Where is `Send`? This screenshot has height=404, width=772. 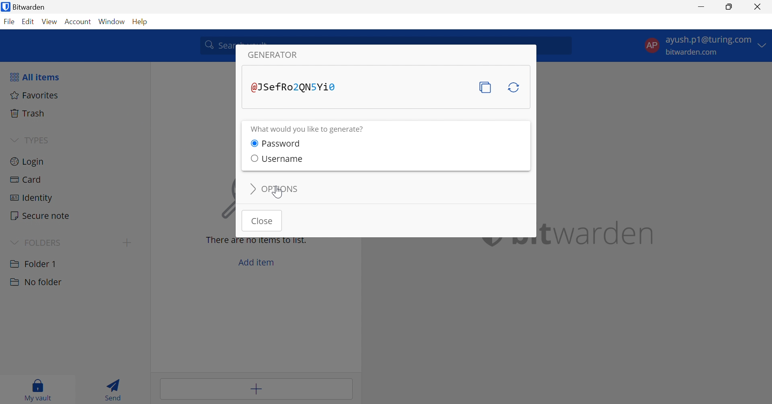
Send is located at coordinates (114, 389).